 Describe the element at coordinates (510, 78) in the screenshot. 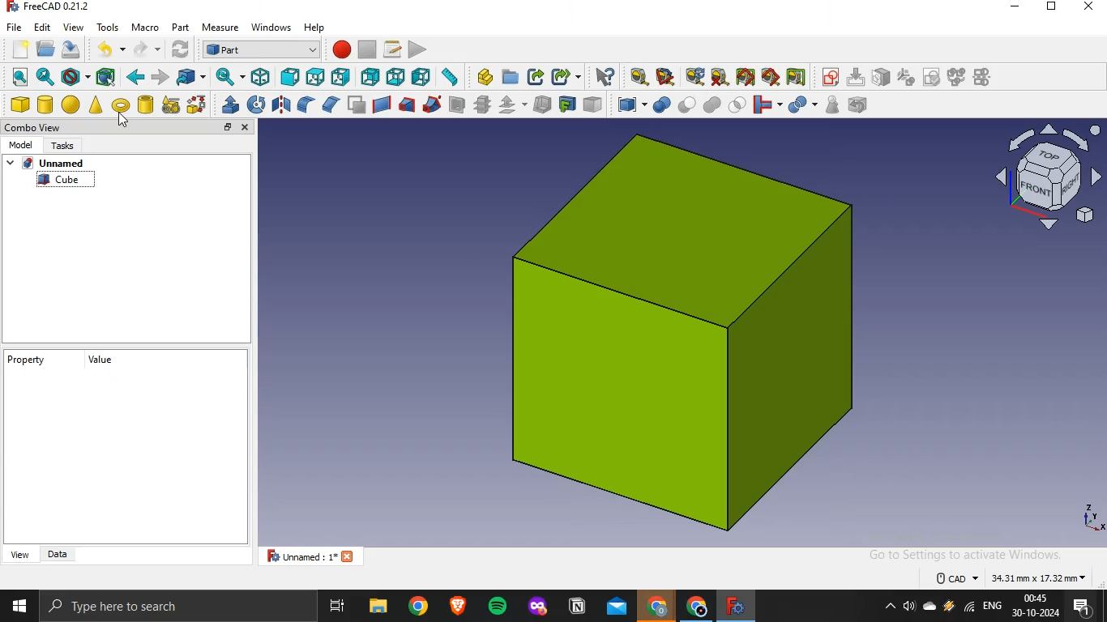

I see `create folder` at that location.